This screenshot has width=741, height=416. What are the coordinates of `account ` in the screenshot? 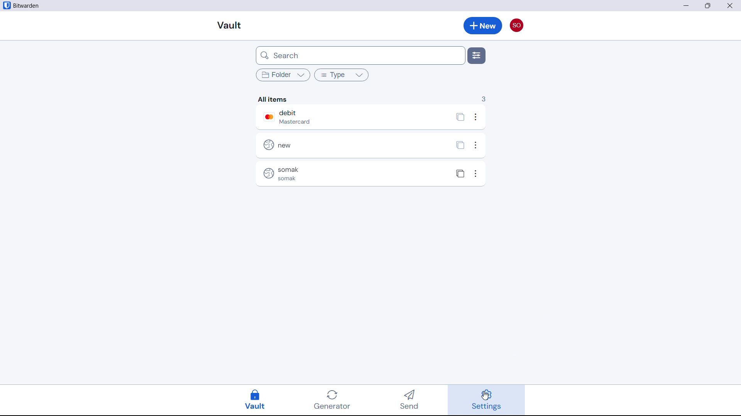 It's located at (517, 25).